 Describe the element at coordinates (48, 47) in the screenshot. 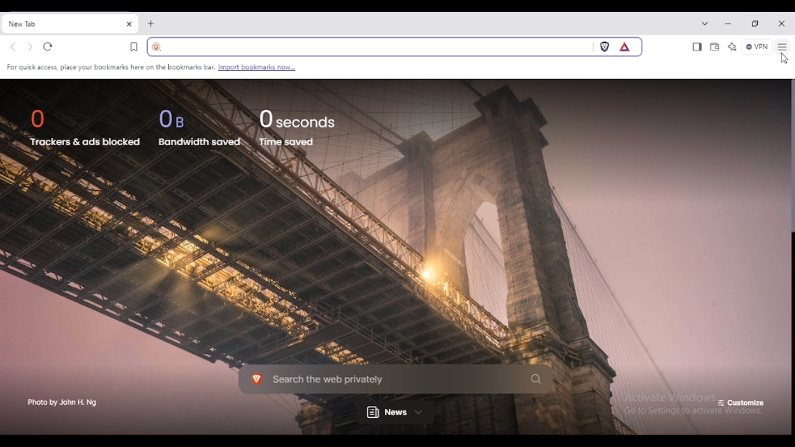

I see `reload this page` at that location.